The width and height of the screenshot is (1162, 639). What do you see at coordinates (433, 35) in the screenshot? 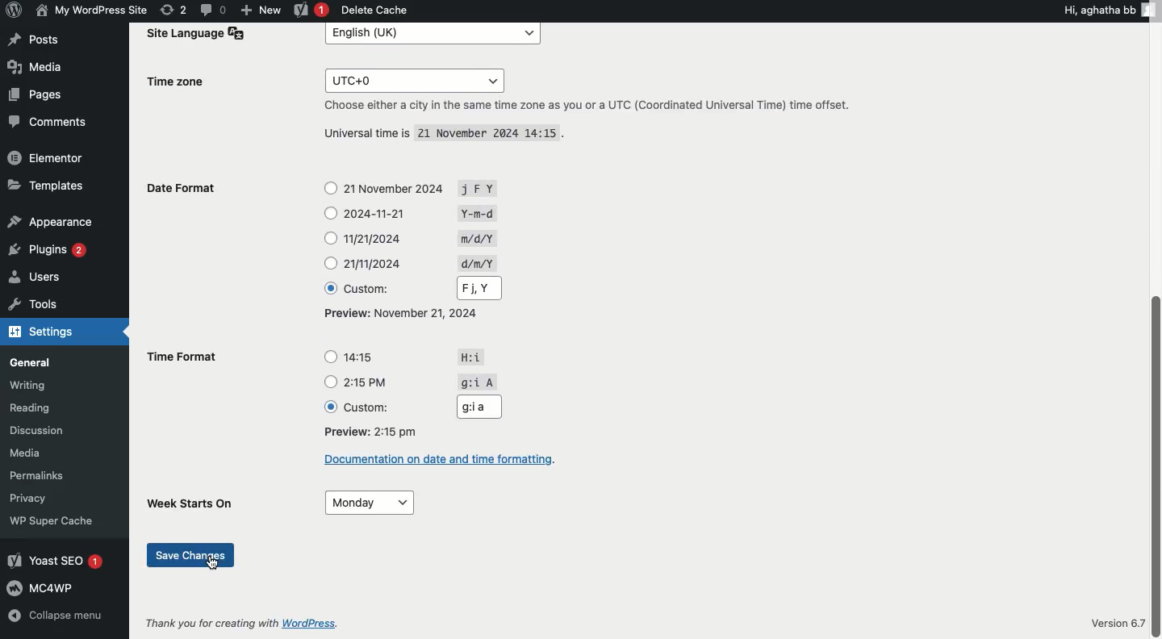
I see `English (UK)` at bounding box center [433, 35].